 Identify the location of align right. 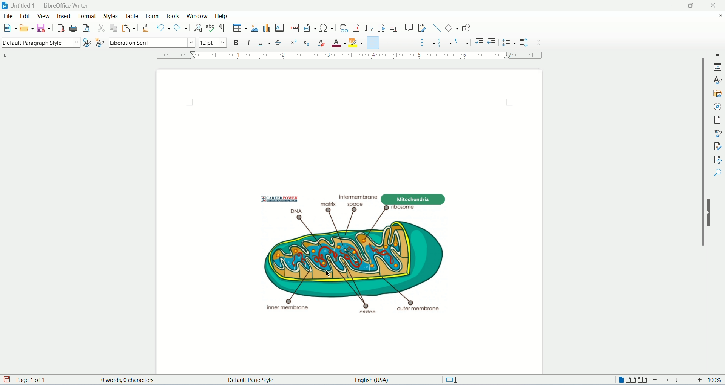
(399, 42).